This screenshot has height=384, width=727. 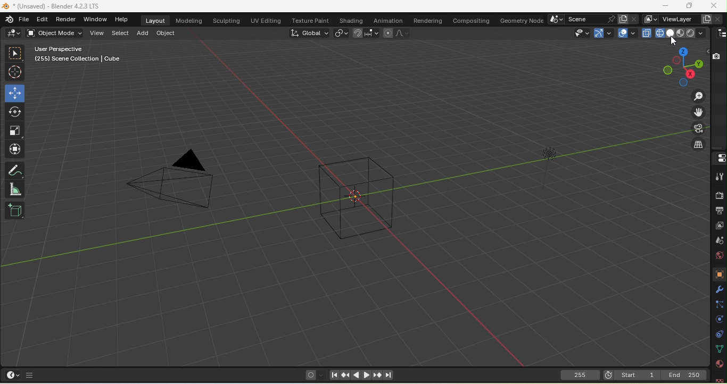 What do you see at coordinates (610, 19) in the screenshot?
I see `Pin scene to workspace` at bounding box center [610, 19].